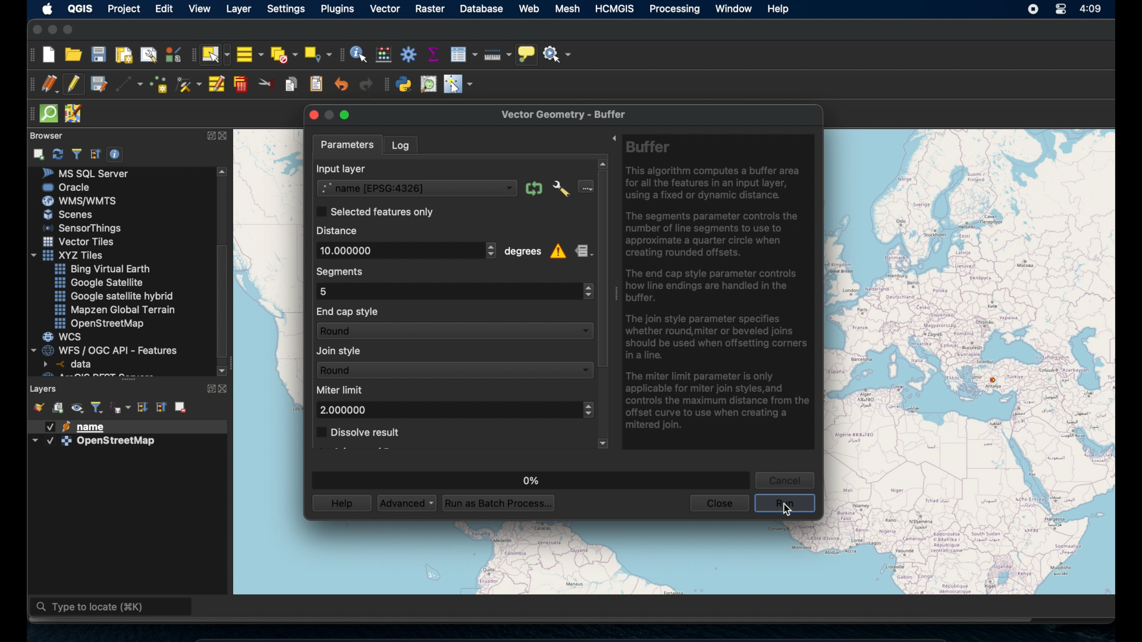 This screenshot has height=642, width=1142. What do you see at coordinates (79, 200) in the screenshot?
I see `wms/wmts` at bounding box center [79, 200].